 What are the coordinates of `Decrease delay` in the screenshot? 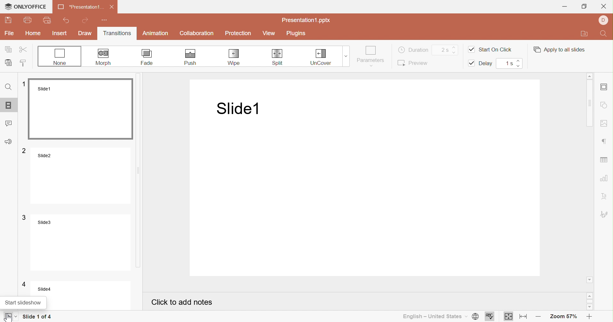 It's located at (520, 66).